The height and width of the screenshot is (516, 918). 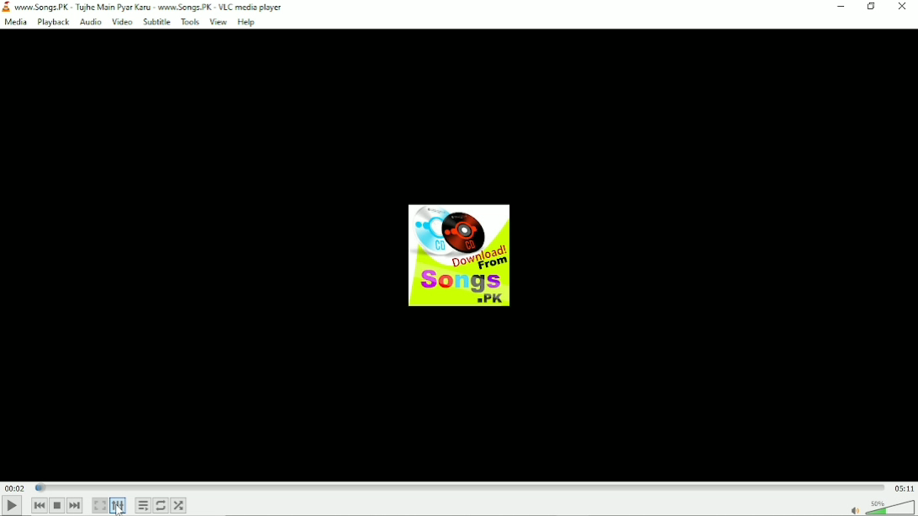 I want to click on Close, so click(x=903, y=6).